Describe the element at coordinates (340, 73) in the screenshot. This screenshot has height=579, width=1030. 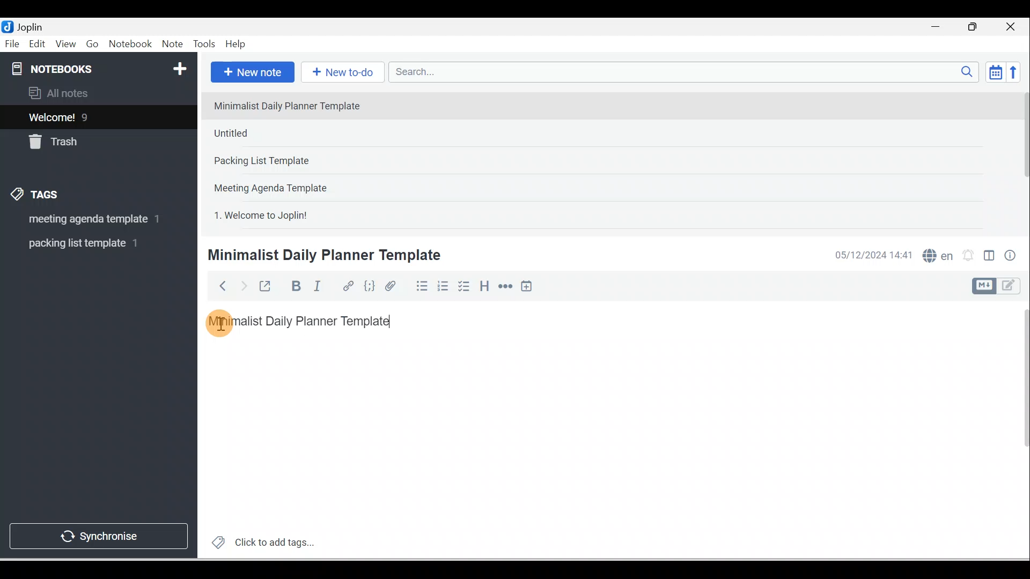
I see `New to-do` at that location.